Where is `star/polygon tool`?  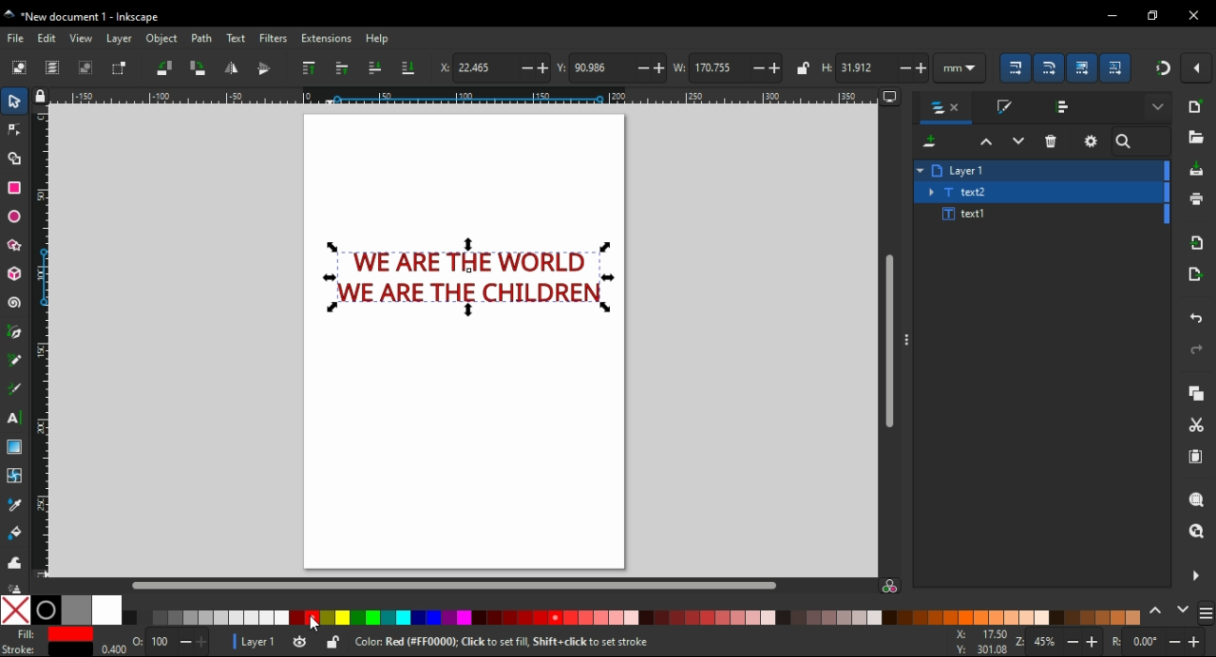 star/polygon tool is located at coordinates (13, 245).